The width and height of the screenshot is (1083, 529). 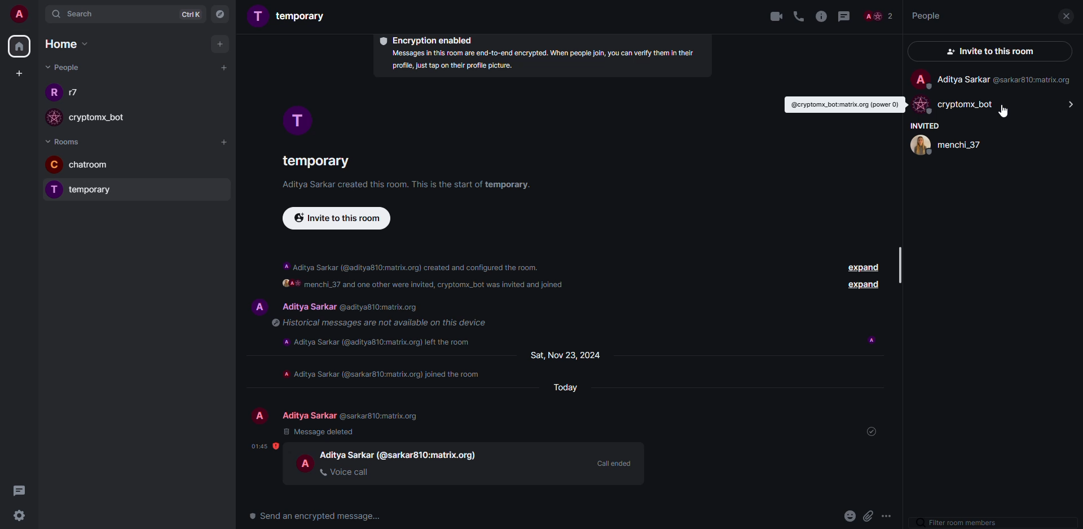 What do you see at coordinates (990, 50) in the screenshot?
I see `invite to this room` at bounding box center [990, 50].